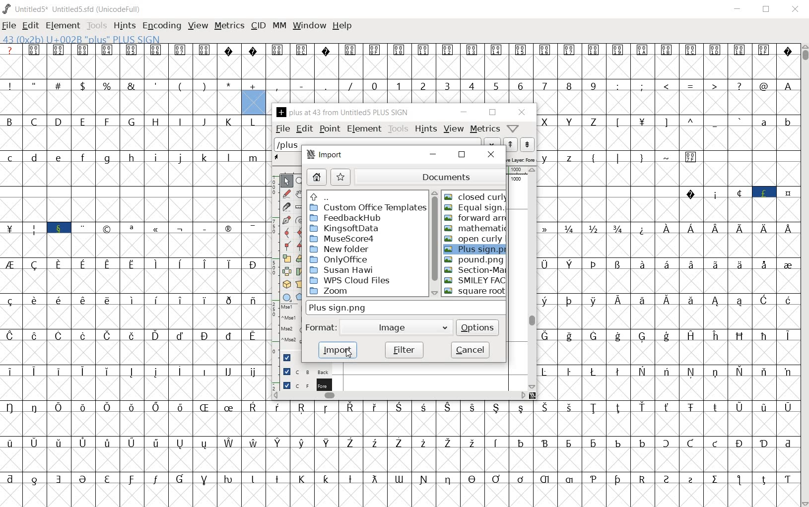 The image size is (809, 507). What do you see at coordinates (197, 24) in the screenshot?
I see `view` at bounding box center [197, 24].